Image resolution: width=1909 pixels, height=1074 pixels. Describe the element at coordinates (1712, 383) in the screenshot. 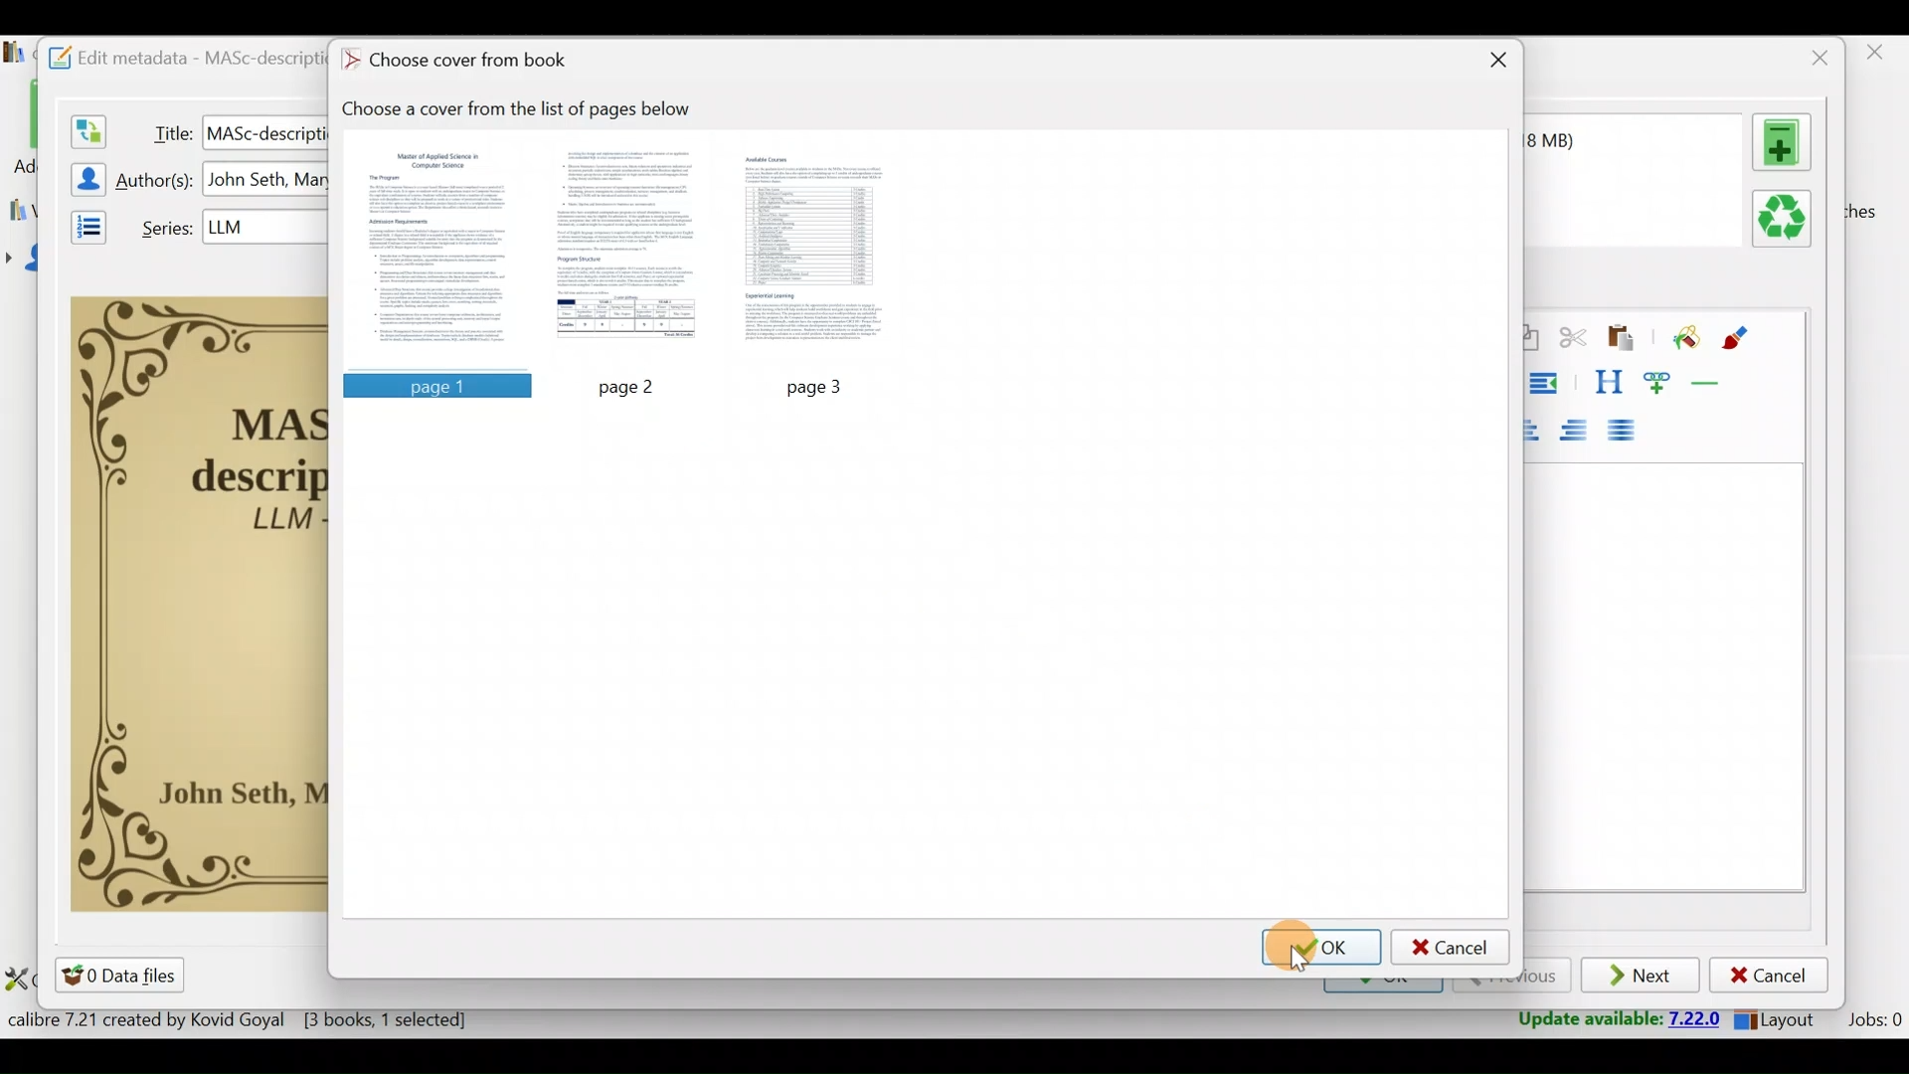

I see `Insert separator` at that location.